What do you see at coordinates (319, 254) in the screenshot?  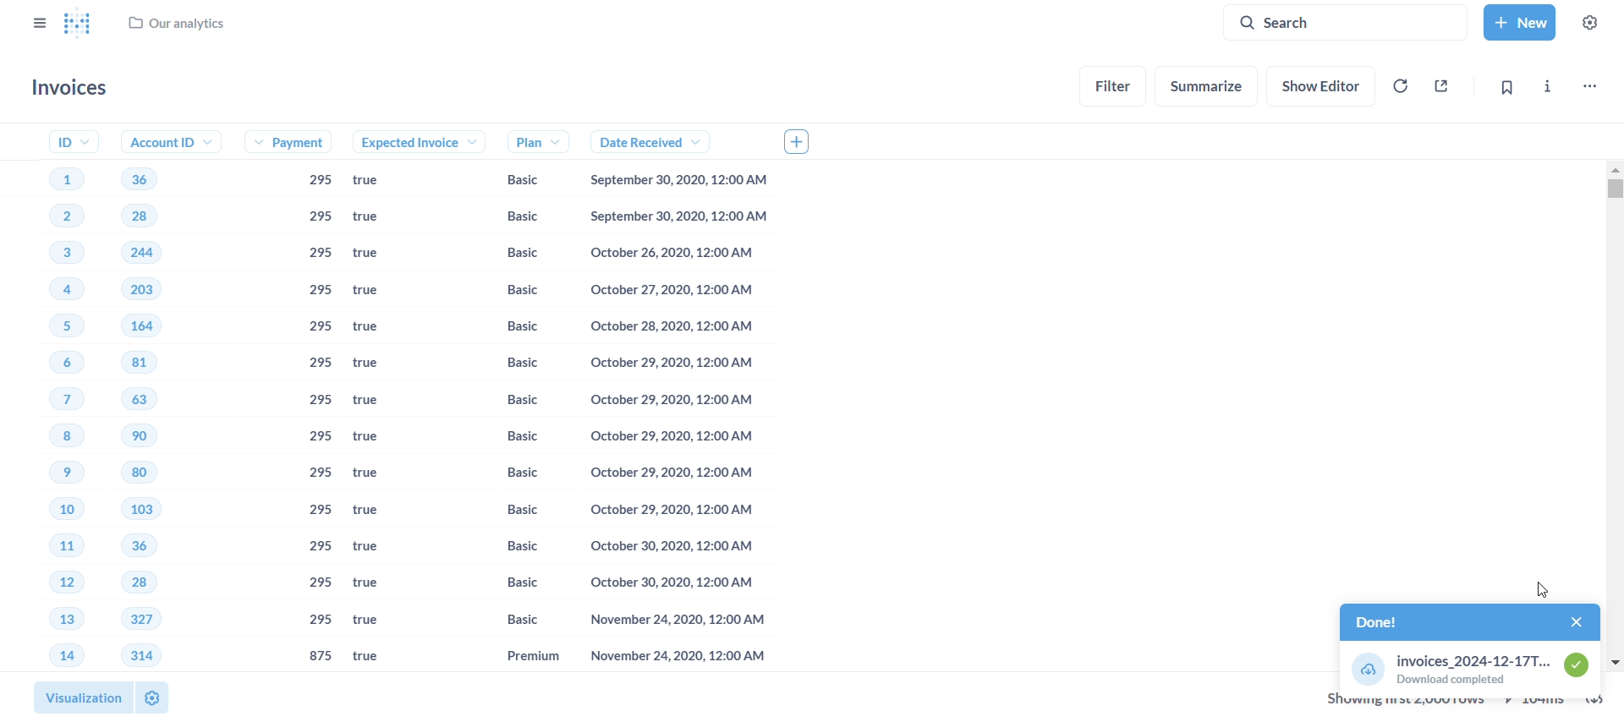 I see `295` at bounding box center [319, 254].